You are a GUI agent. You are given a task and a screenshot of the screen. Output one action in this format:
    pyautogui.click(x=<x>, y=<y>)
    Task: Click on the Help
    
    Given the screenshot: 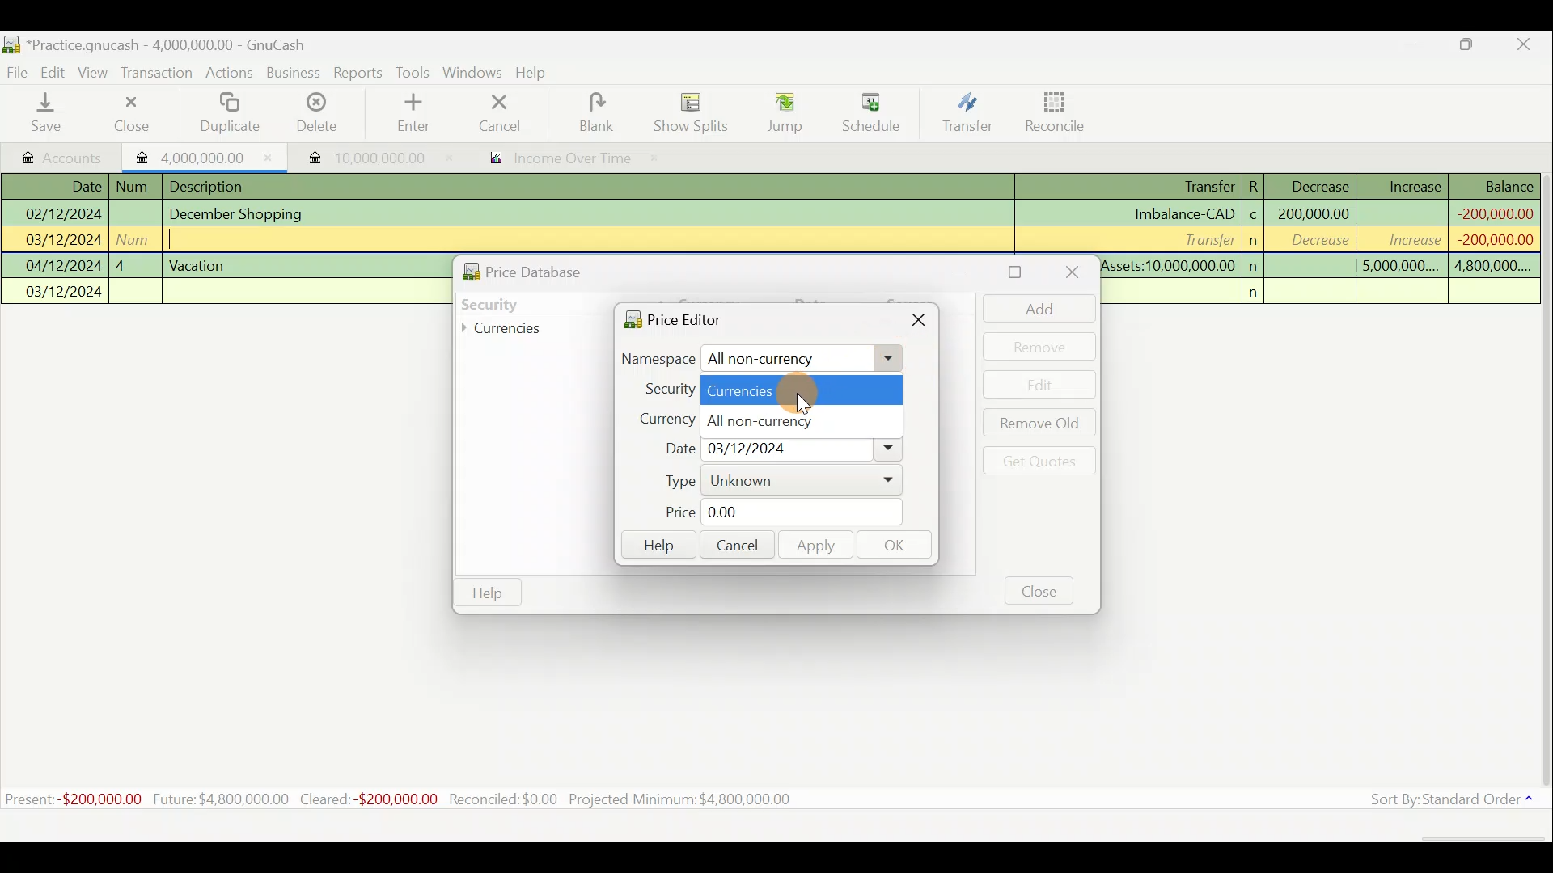 What is the action you would take?
    pyautogui.click(x=657, y=546)
    